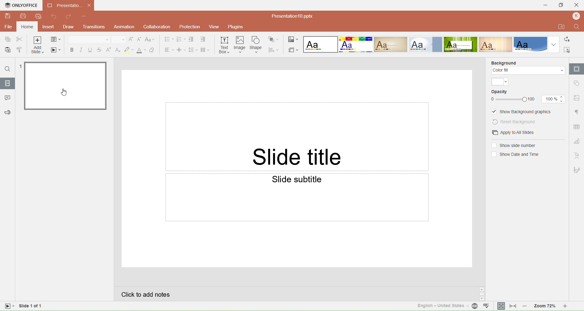 The image size is (584, 311). Describe the element at coordinates (577, 169) in the screenshot. I see `Signature setting` at that location.